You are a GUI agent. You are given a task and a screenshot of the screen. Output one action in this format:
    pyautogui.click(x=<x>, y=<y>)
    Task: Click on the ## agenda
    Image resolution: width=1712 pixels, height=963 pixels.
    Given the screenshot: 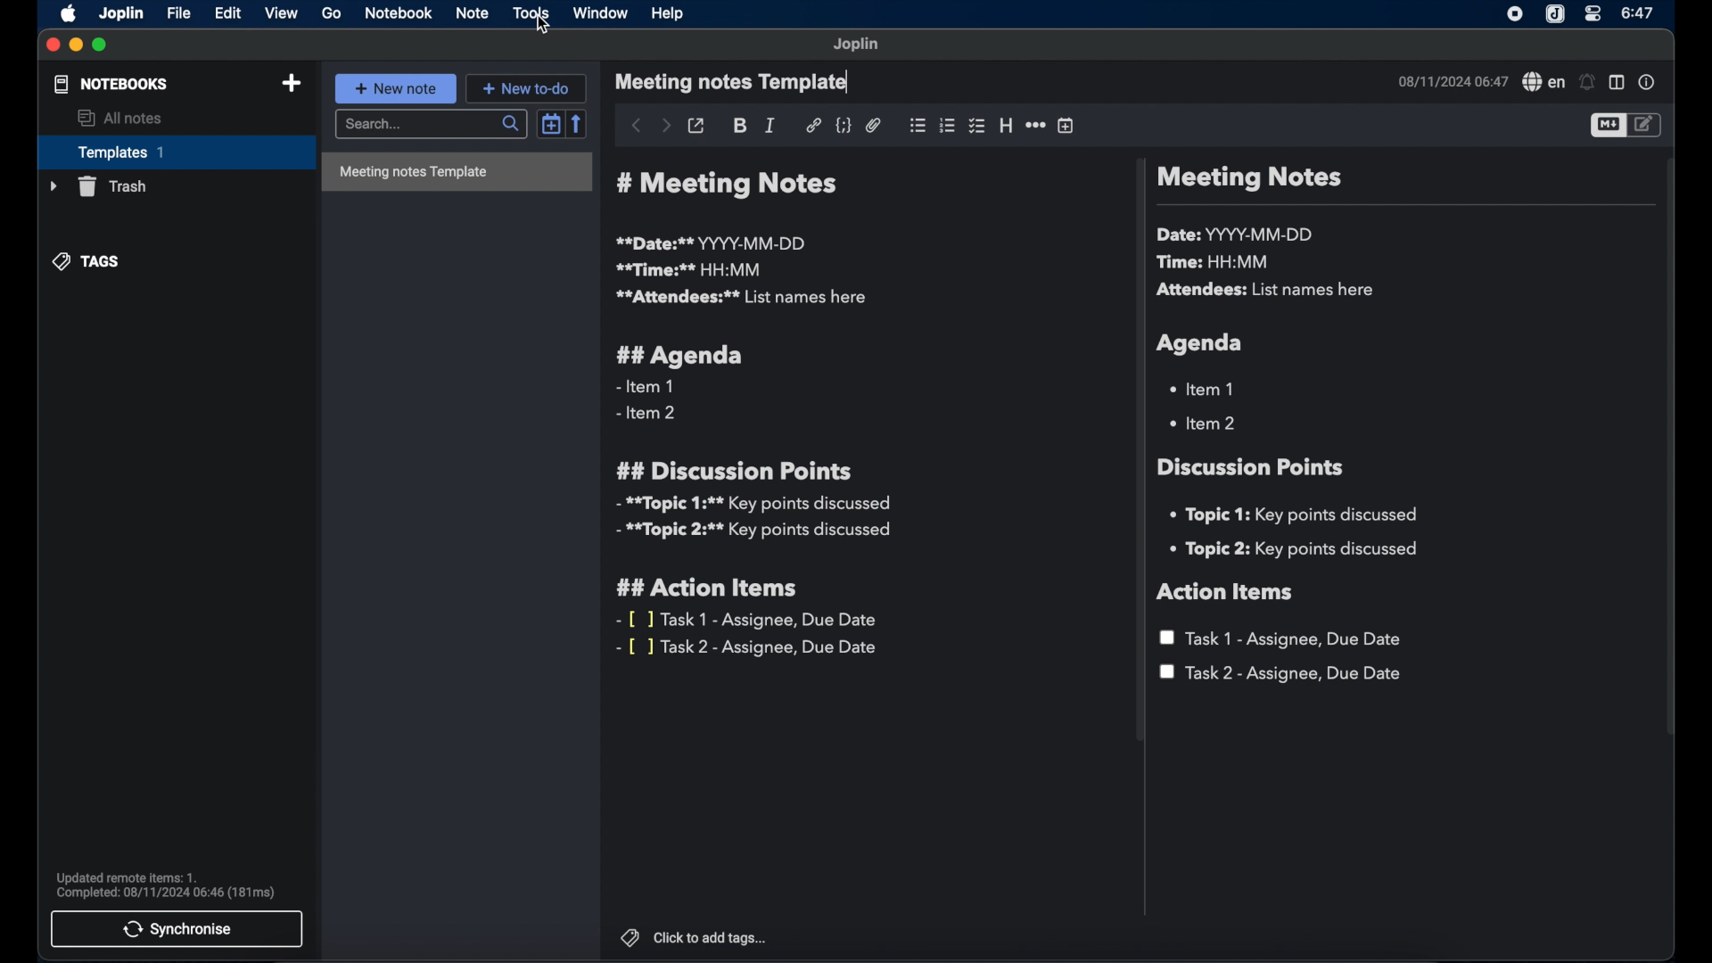 What is the action you would take?
    pyautogui.click(x=680, y=356)
    